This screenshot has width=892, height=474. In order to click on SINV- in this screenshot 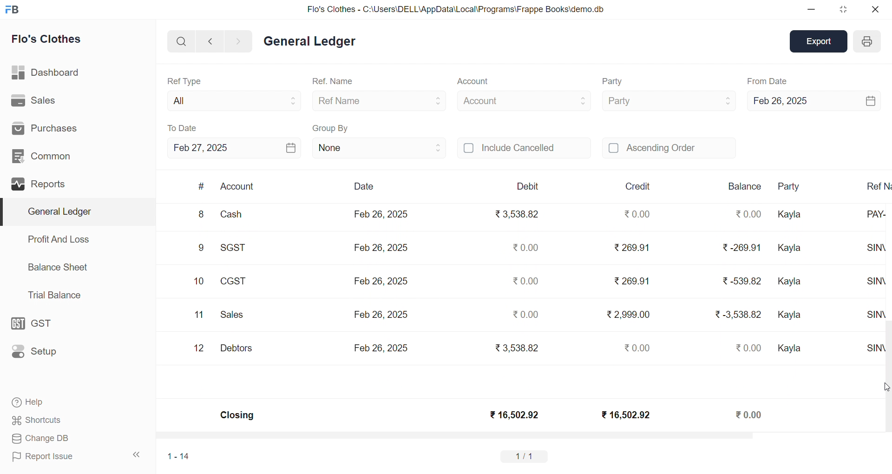, I will do `click(879, 251)`.